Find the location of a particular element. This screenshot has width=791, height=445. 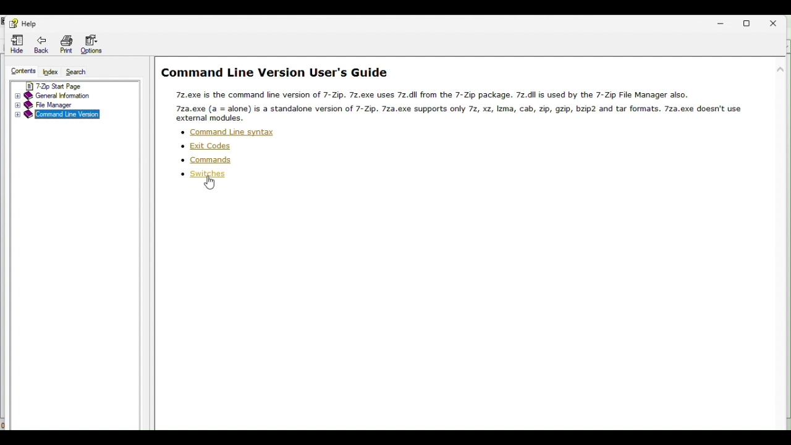

cursor is located at coordinates (210, 184).